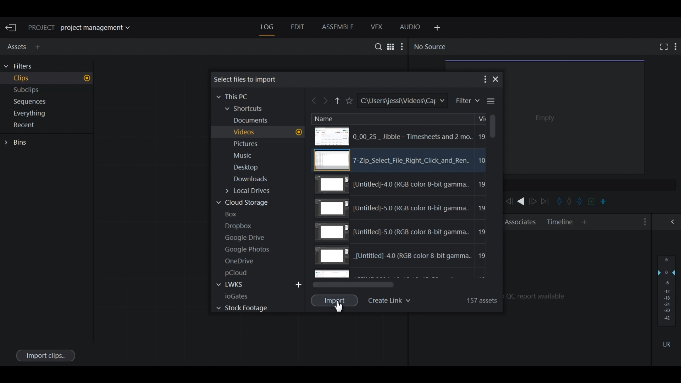 Image resolution: width=681 pixels, height=383 pixels. I want to click on Google Photos, so click(249, 249).